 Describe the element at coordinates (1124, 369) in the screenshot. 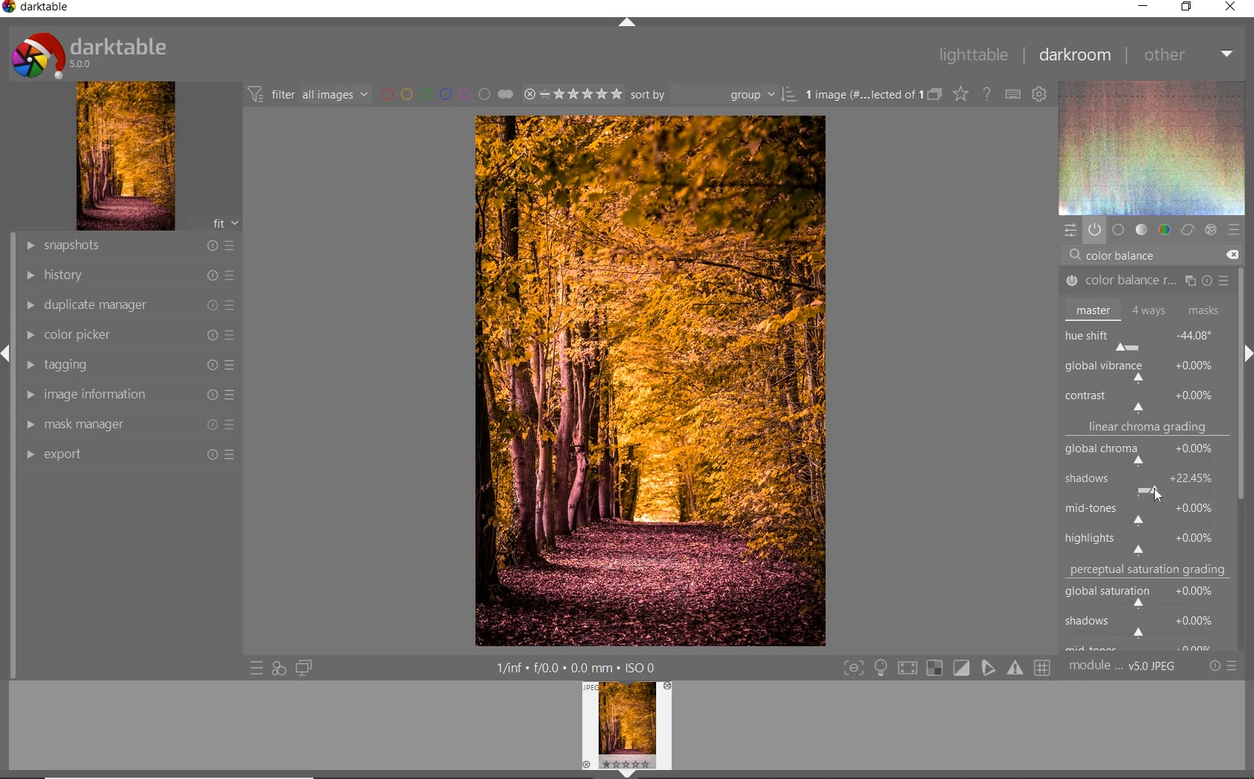

I see `ROTATE ALL HUES BY AN ANGLE AT THE SAME LUMINANCE` at that location.